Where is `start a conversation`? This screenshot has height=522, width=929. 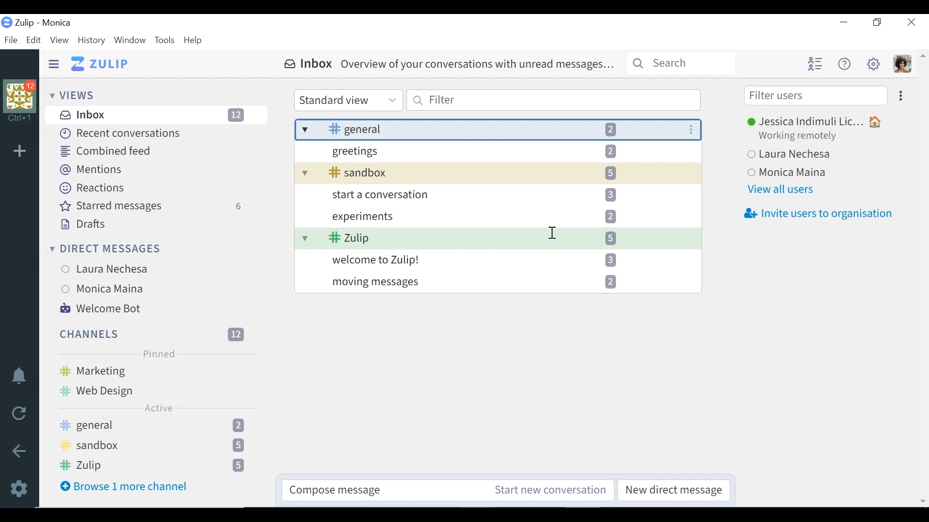
start a conversation is located at coordinates (485, 193).